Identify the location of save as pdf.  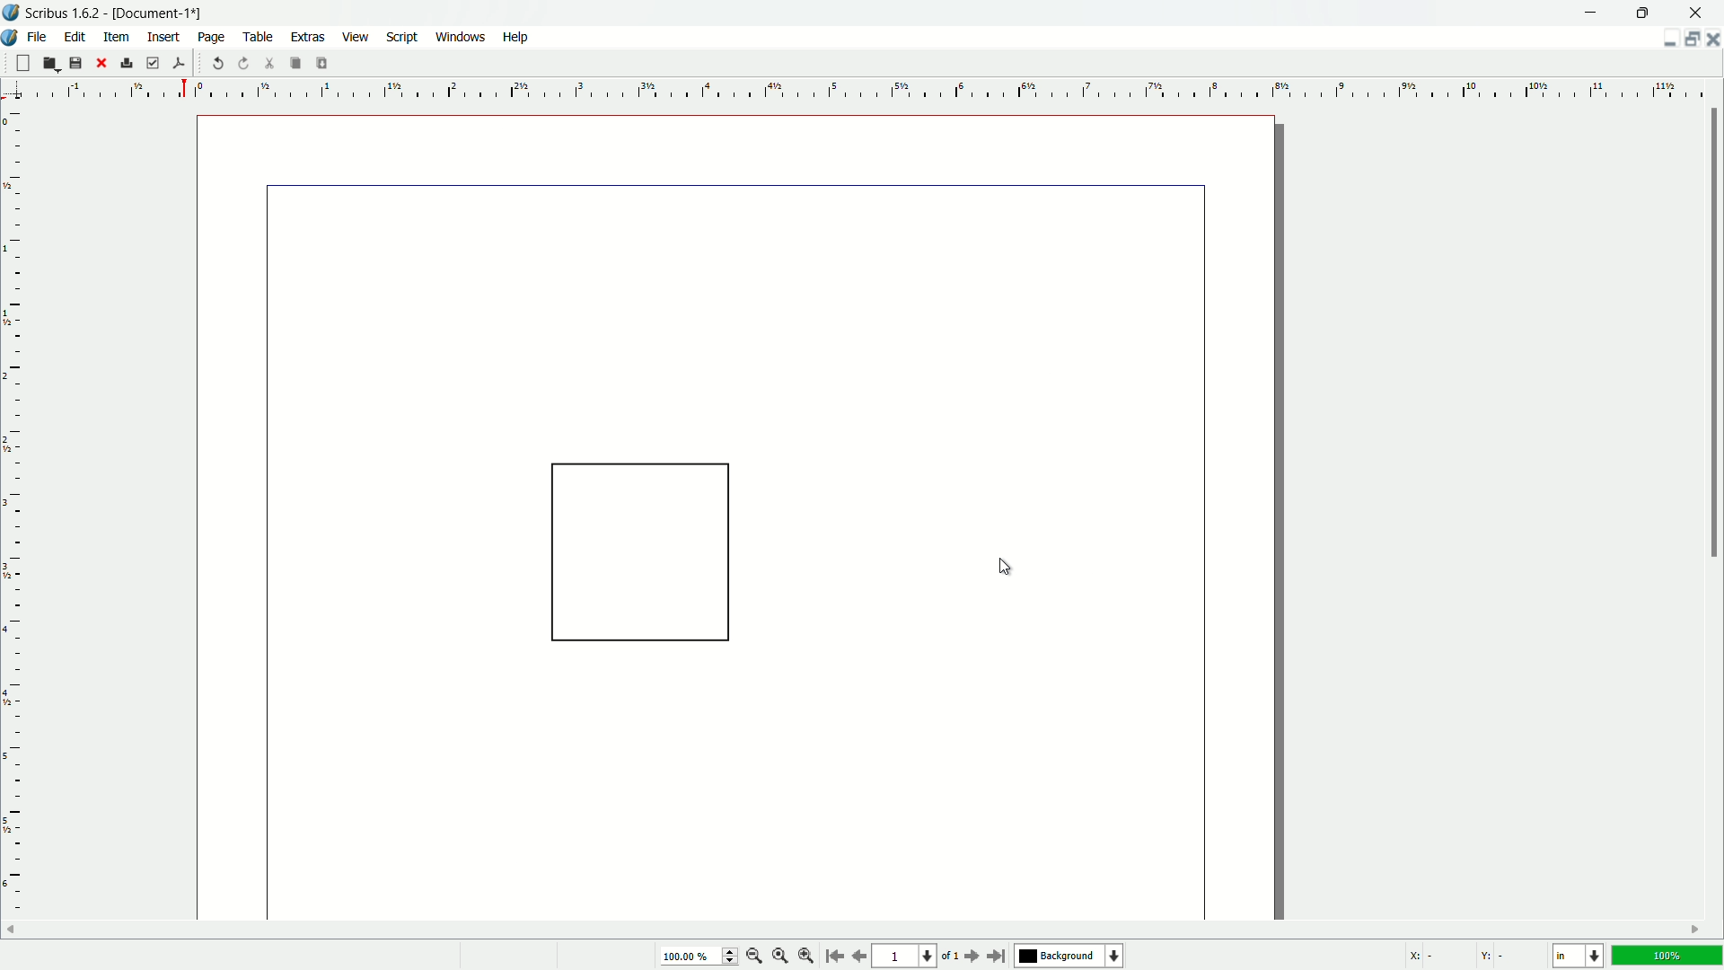
(179, 64).